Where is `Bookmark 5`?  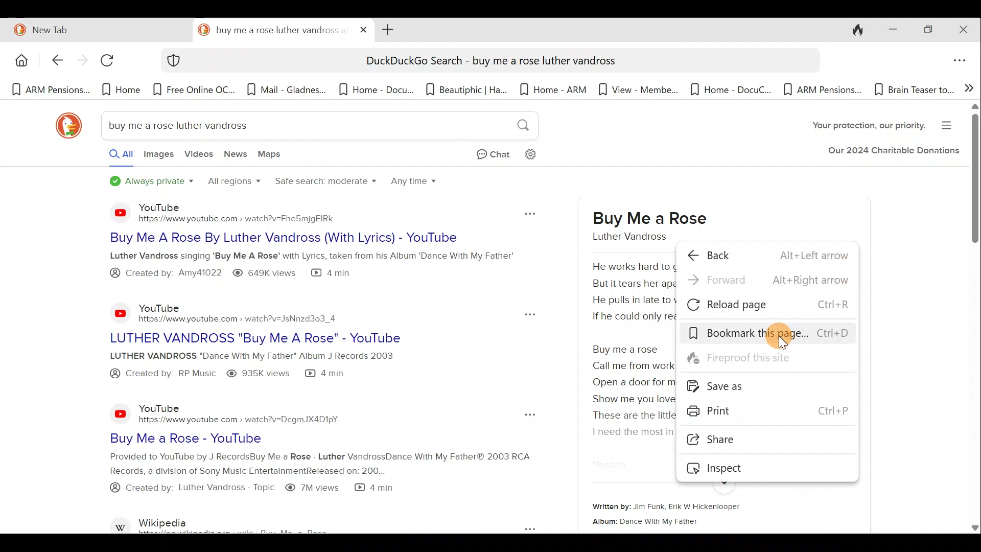
Bookmark 5 is located at coordinates (376, 89).